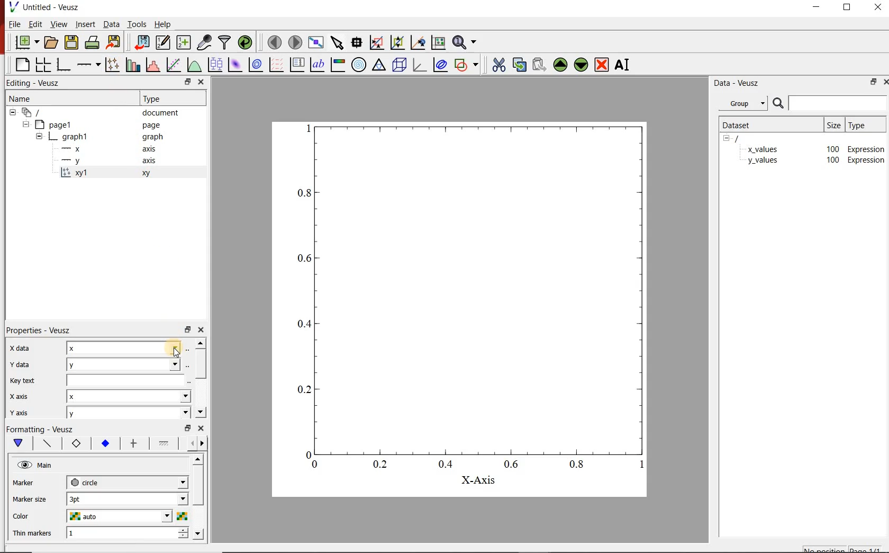  I want to click on hide, so click(39, 136).